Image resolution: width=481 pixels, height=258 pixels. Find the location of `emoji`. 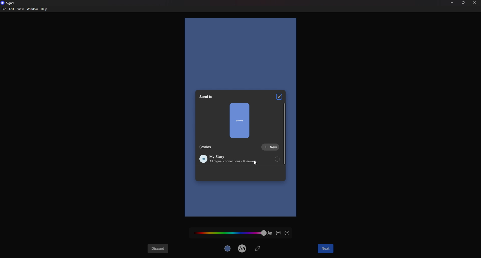

emoji is located at coordinates (288, 233).